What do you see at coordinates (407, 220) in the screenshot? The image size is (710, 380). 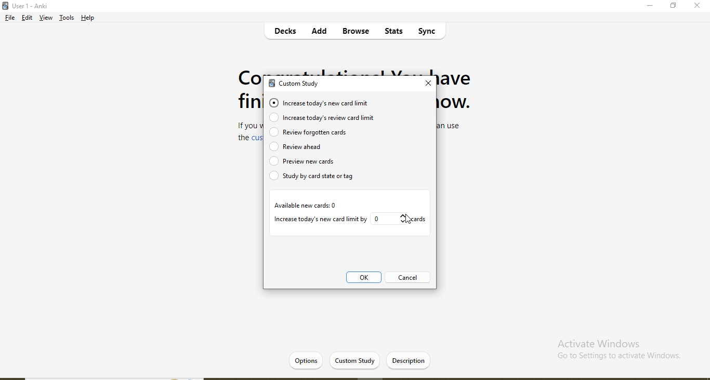 I see `cursor` at bounding box center [407, 220].